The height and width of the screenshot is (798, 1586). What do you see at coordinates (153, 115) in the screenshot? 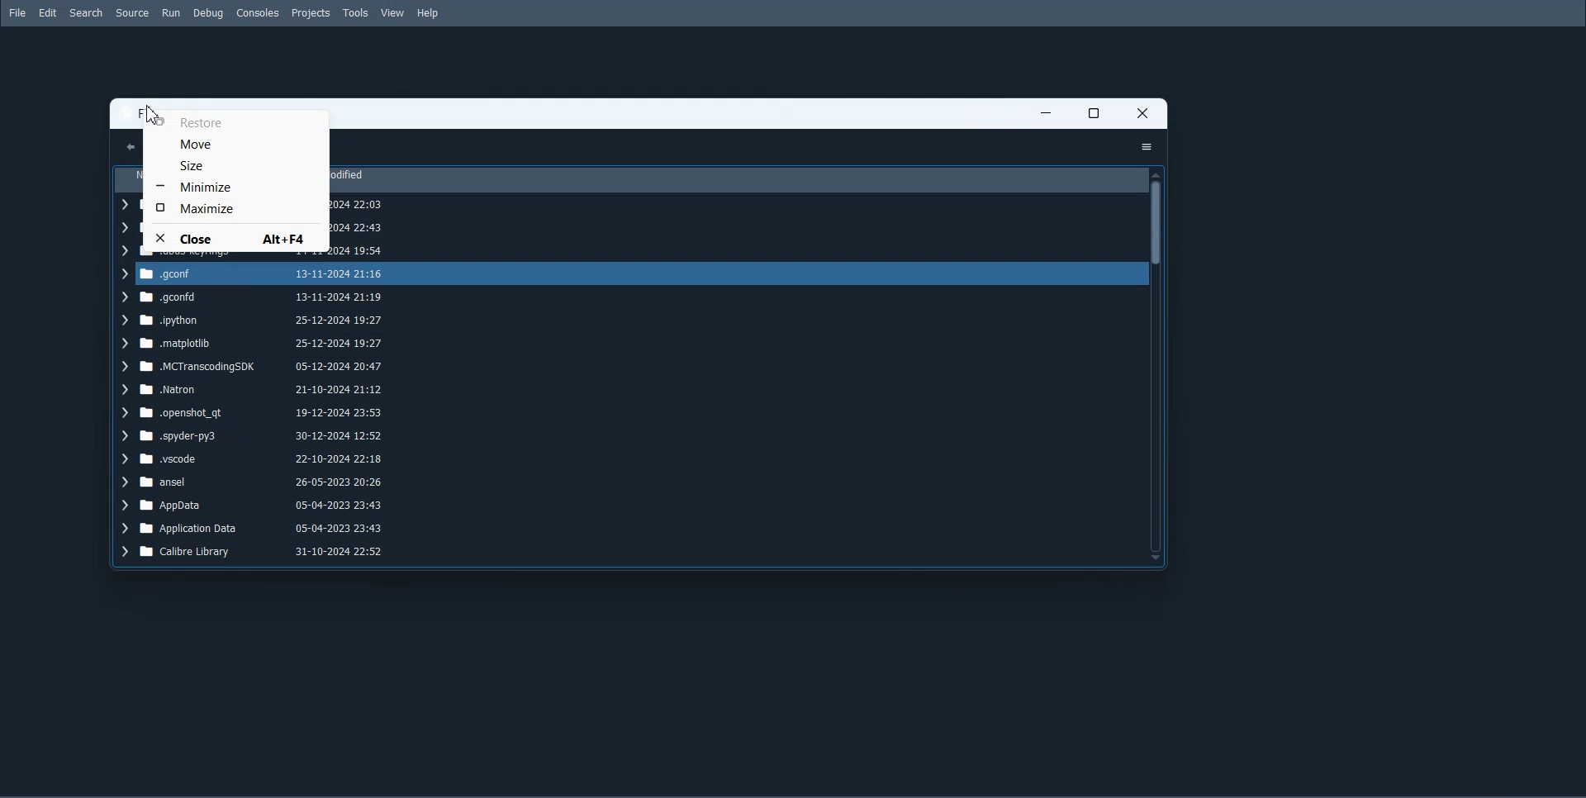
I see `Cursor` at bounding box center [153, 115].